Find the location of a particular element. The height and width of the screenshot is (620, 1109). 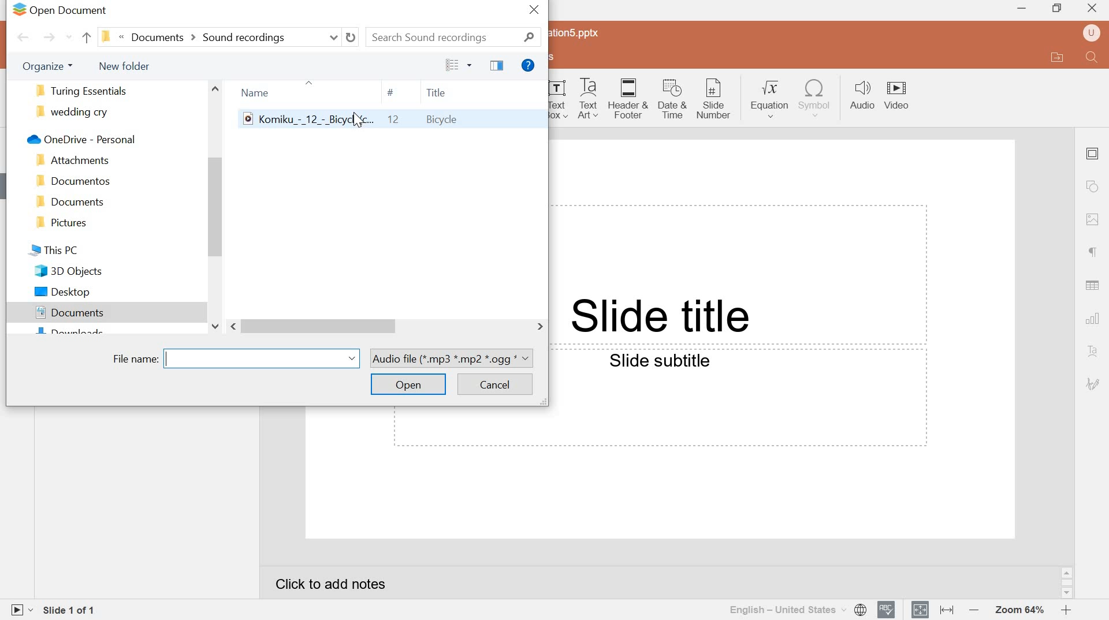

Text Art is located at coordinates (591, 99).